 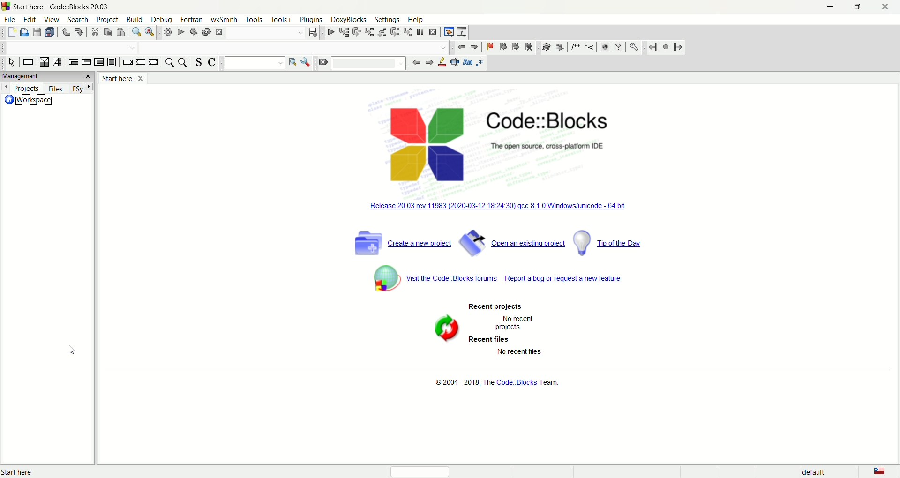 I want to click on windows unicode, so click(x=500, y=207).